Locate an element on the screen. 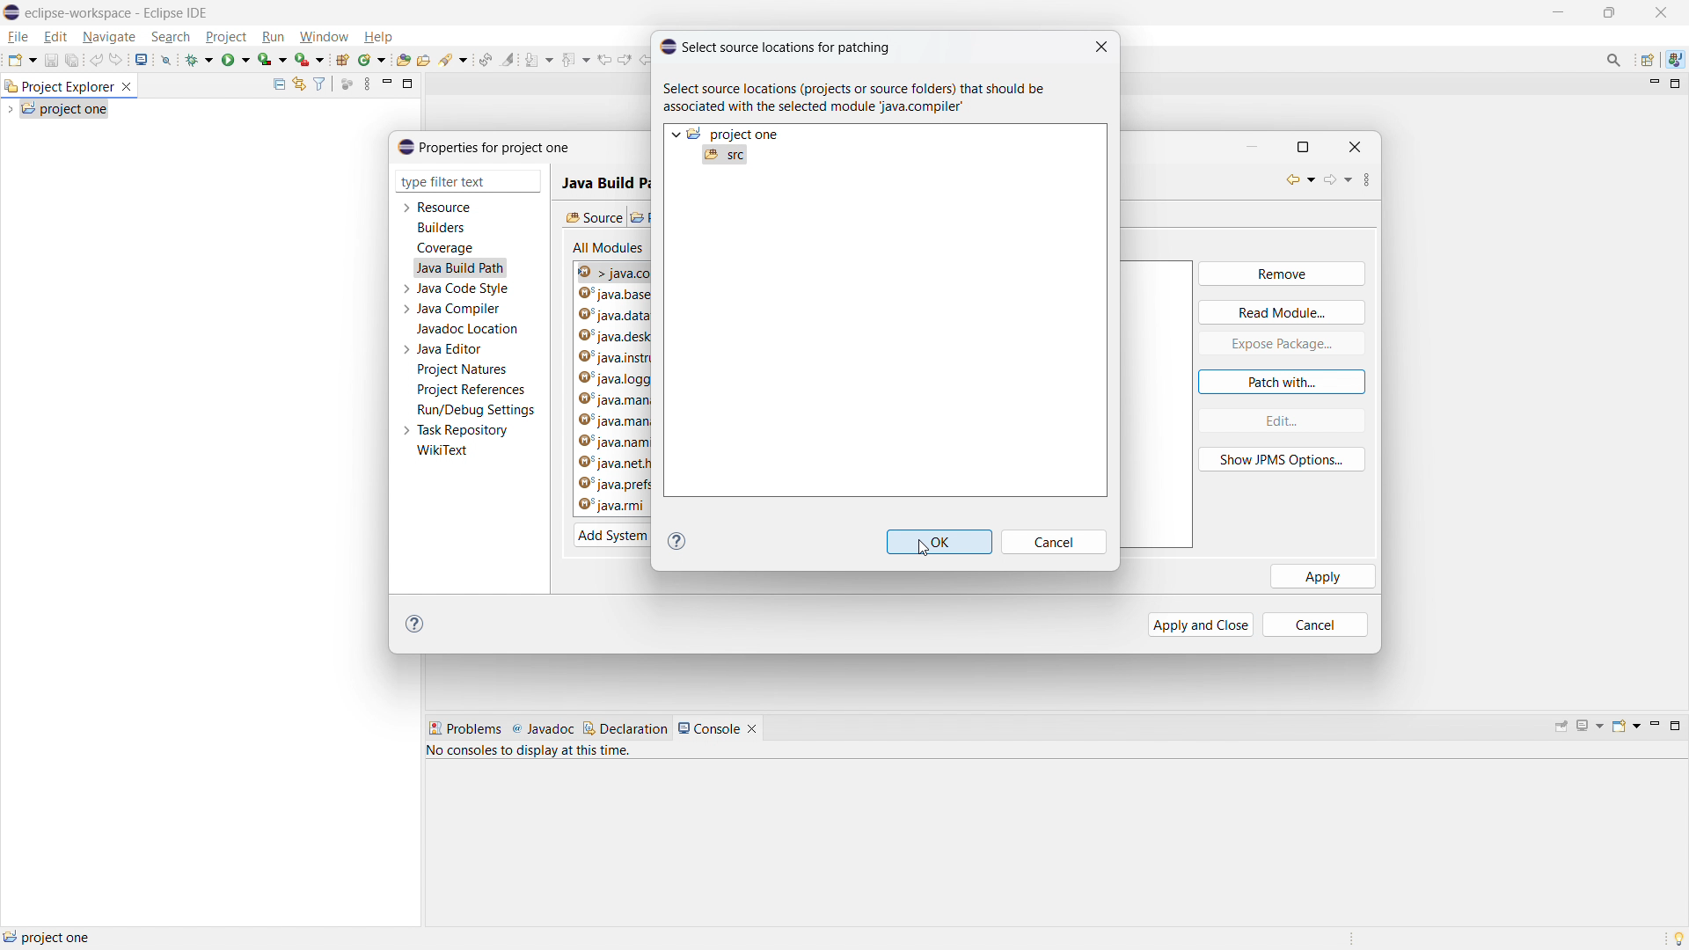 This screenshot has height=950, width=1689. open perspective is located at coordinates (1649, 61).